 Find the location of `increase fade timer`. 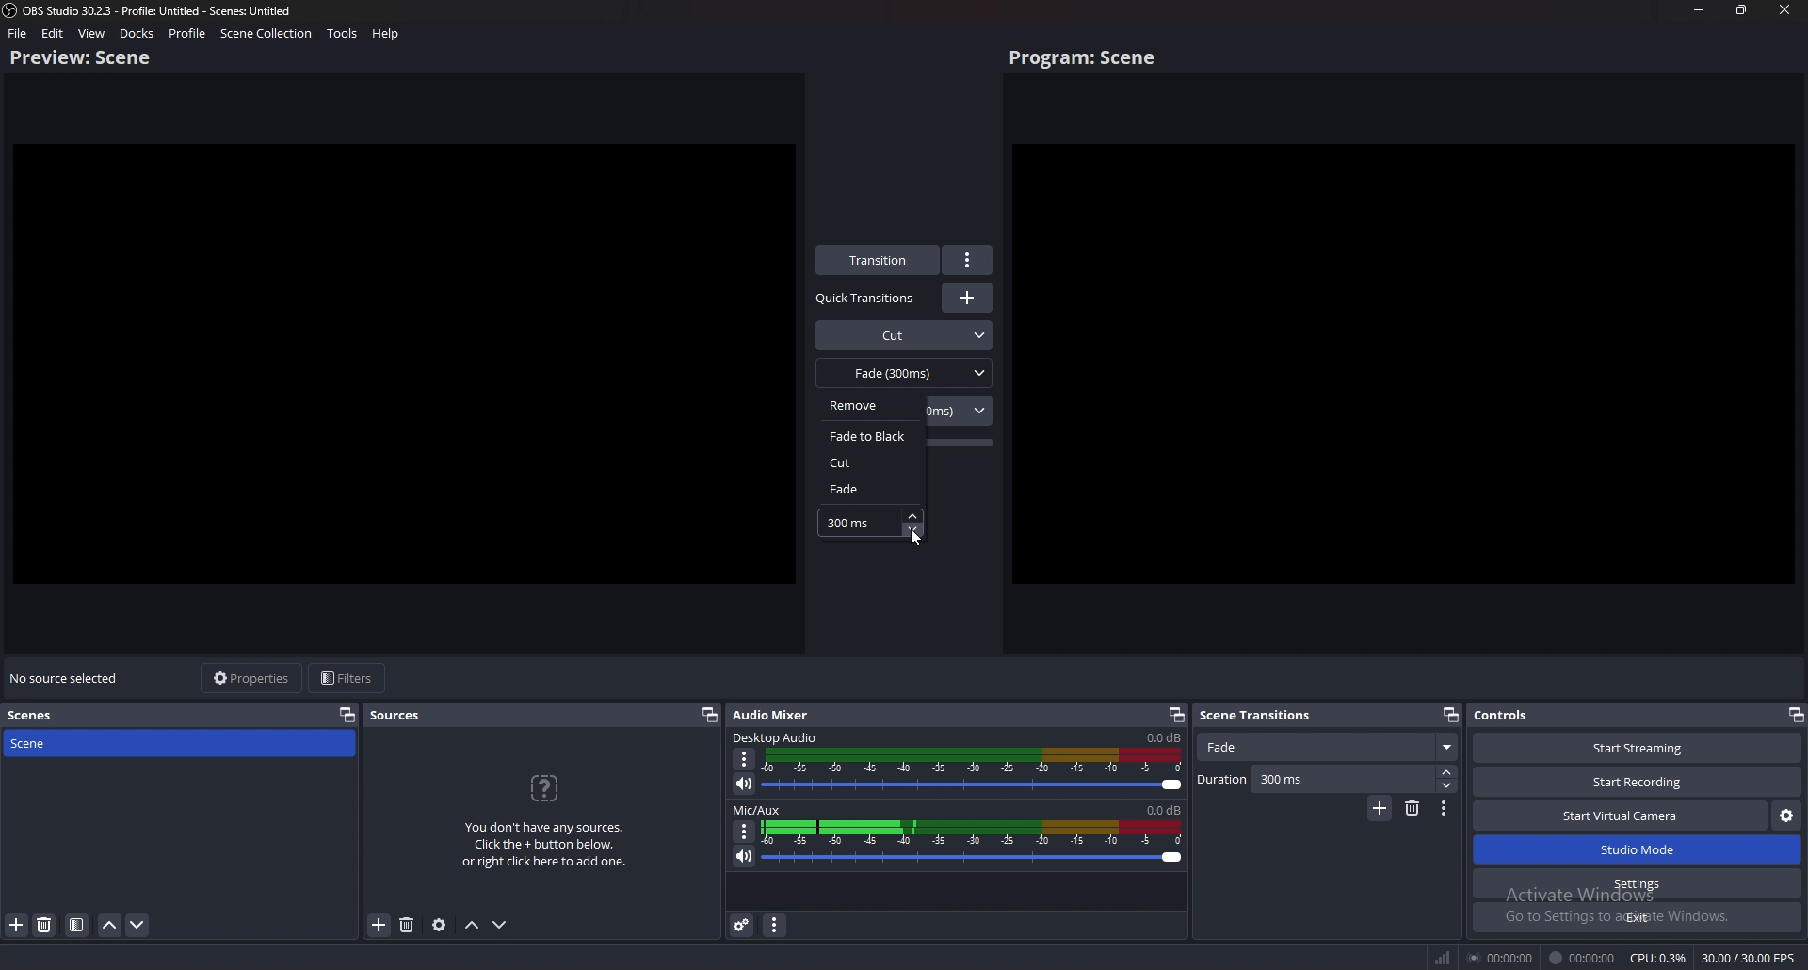

increase fade timer is located at coordinates (912, 517).